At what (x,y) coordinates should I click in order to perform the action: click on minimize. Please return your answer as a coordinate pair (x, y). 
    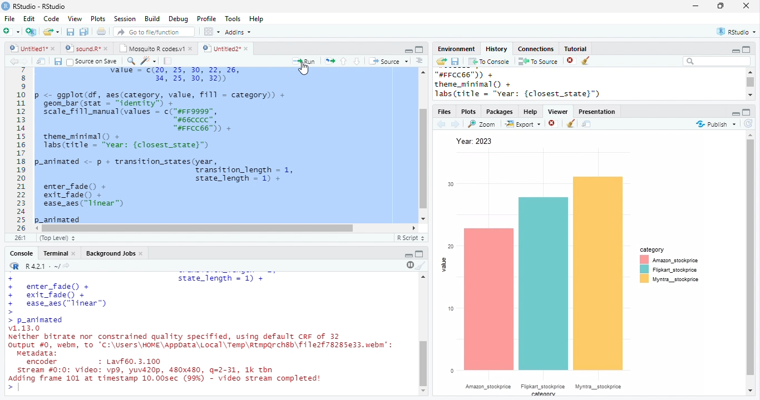
    Looking at the image, I should click on (735, 51).